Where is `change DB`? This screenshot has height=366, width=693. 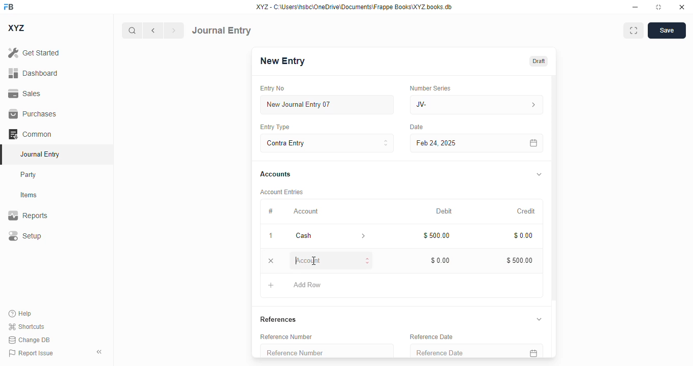
change DB is located at coordinates (29, 340).